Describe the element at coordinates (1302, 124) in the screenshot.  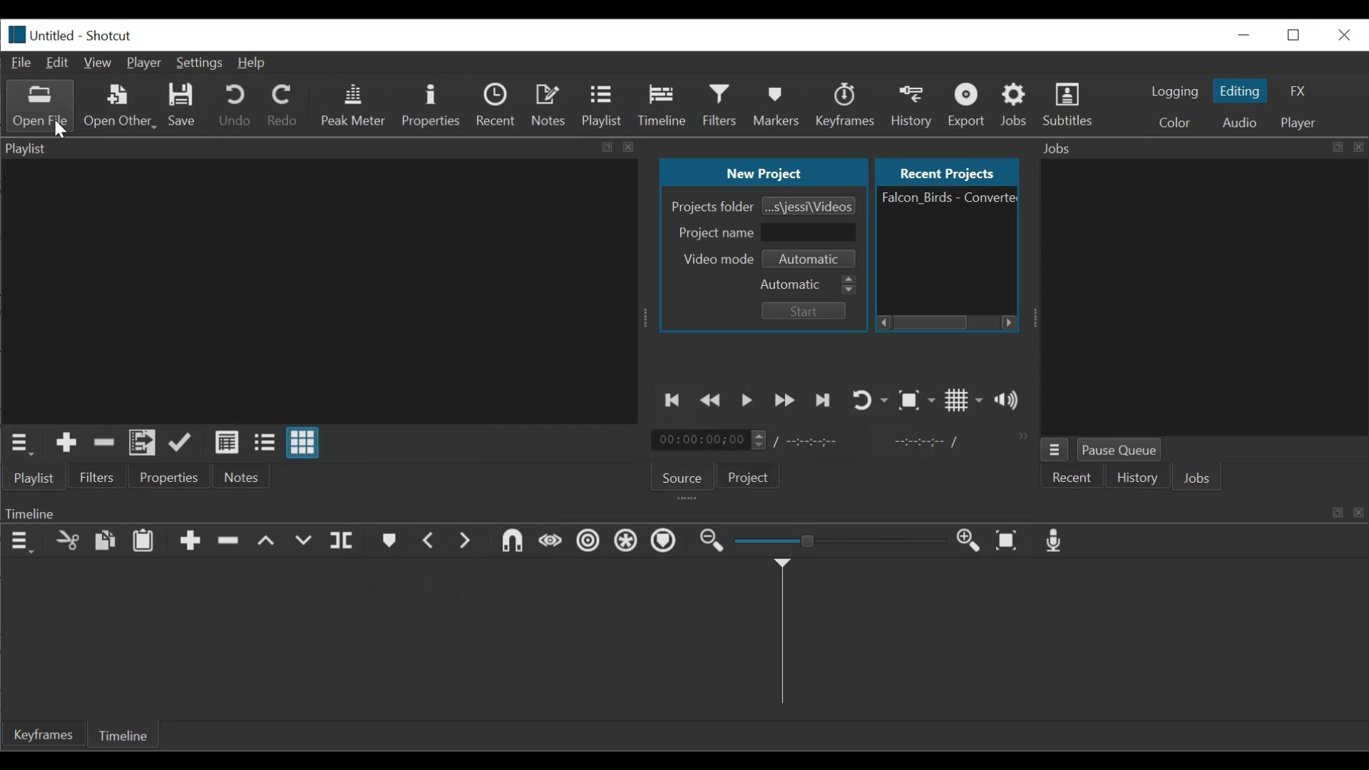
I see `player` at that location.